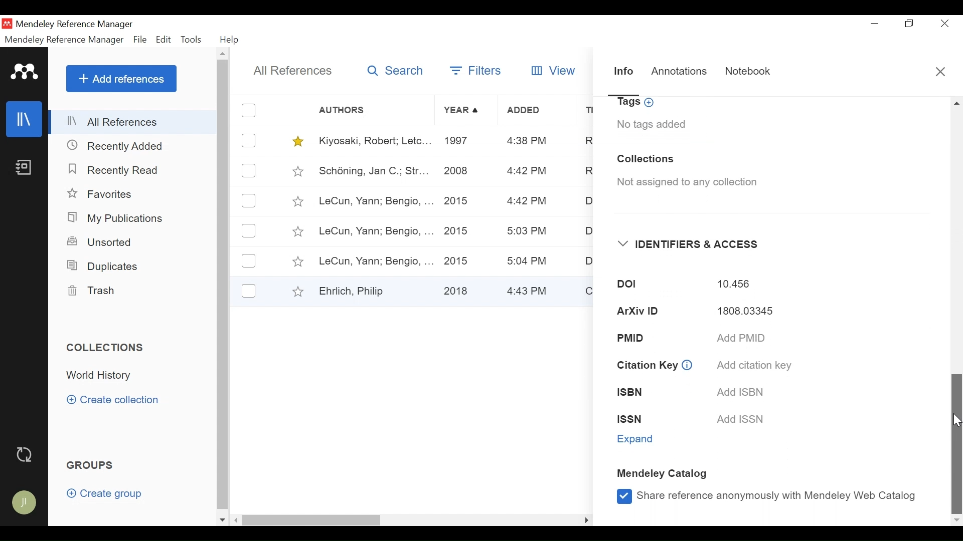 The width and height of the screenshot is (963, 541). Describe the element at coordinates (250, 110) in the screenshot. I see `(un)select` at that location.